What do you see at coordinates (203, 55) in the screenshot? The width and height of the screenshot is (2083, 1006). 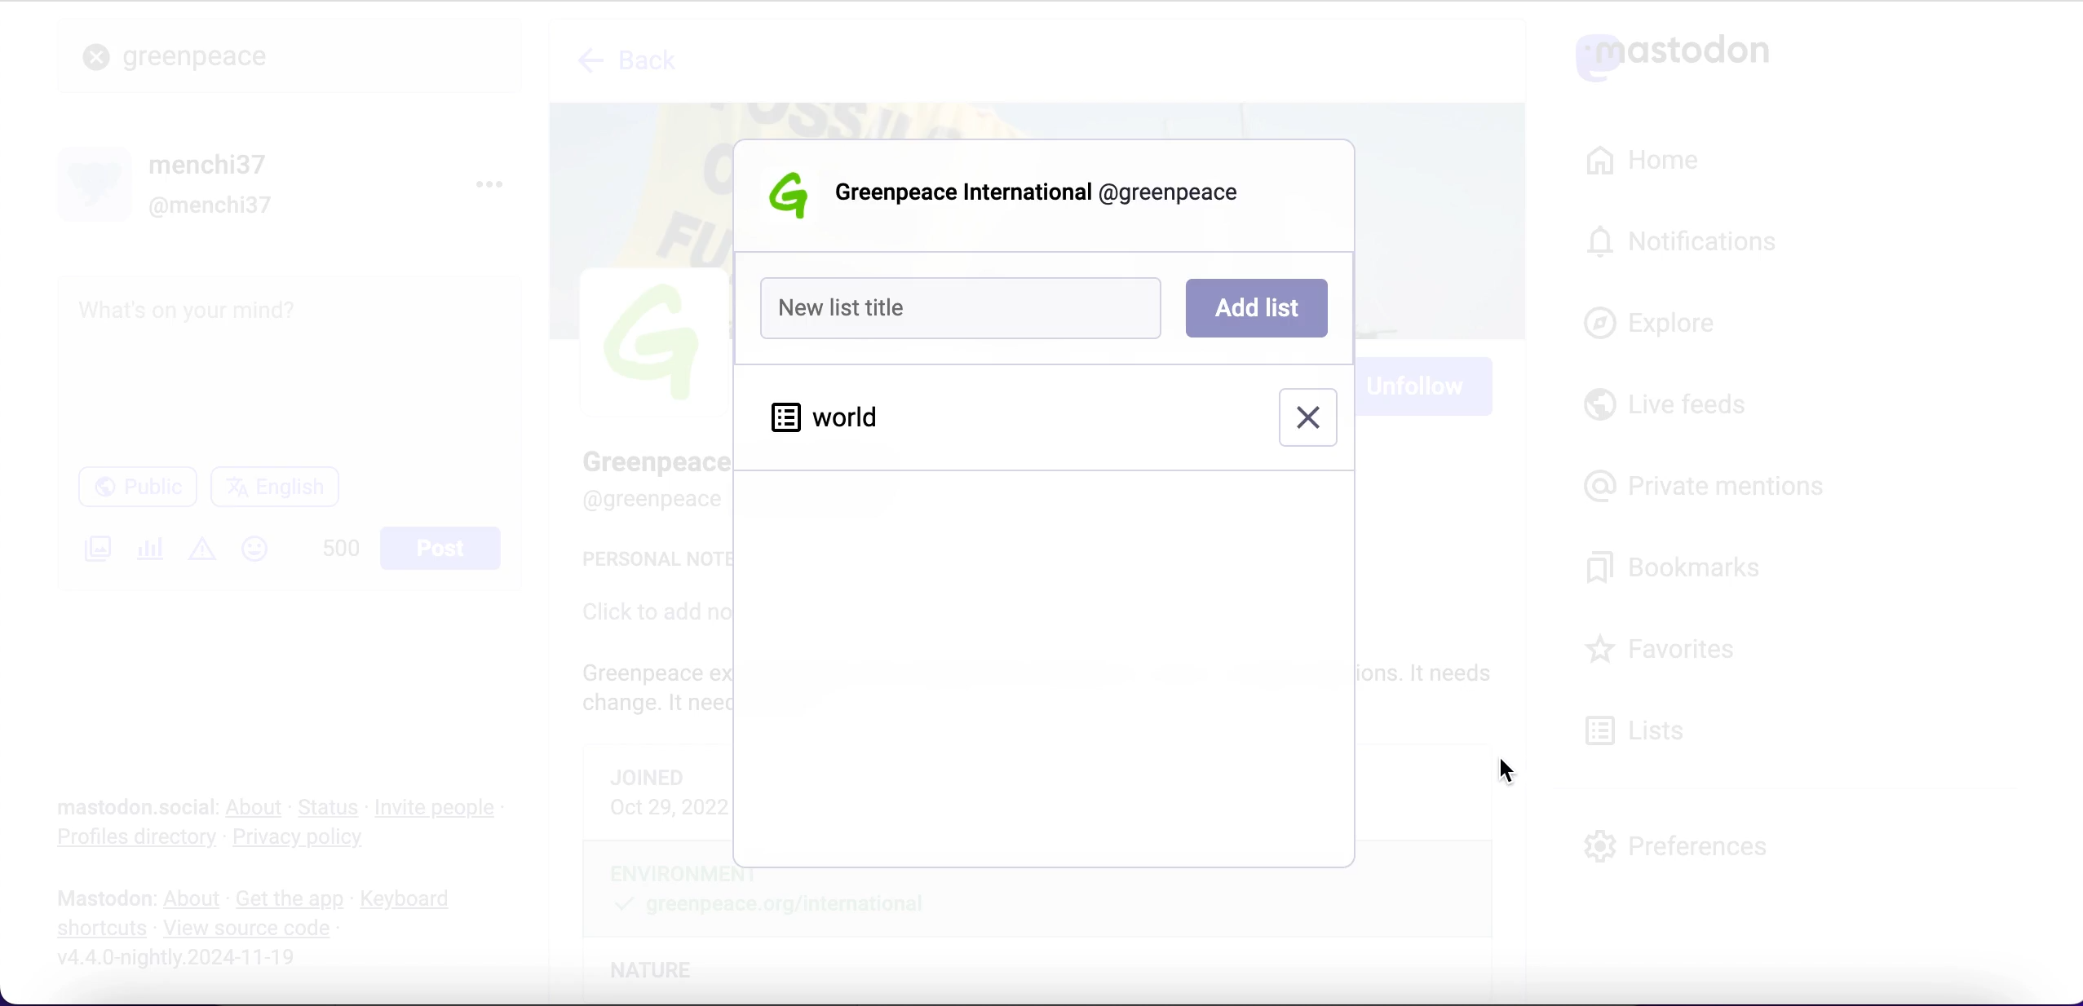 I see `greenpeace` at bounding box center [203, 55].